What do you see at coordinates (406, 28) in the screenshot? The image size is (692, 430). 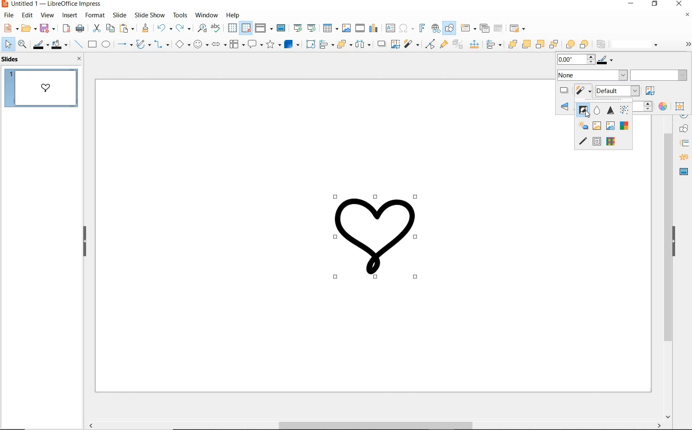 I see `insert special character` at bounding box center [406, 28].